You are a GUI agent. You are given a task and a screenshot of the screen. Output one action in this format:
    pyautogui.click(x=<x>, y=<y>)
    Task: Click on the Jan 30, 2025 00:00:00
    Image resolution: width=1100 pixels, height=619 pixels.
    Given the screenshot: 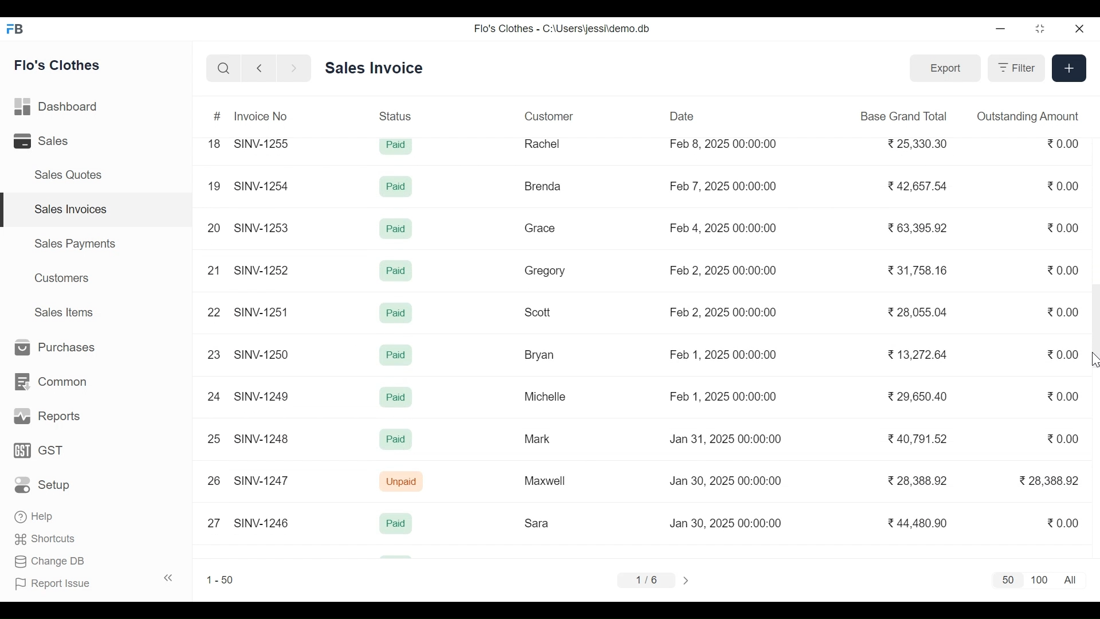 What is the action you would take?
    pyautogui.click(x=728, y=523)
    